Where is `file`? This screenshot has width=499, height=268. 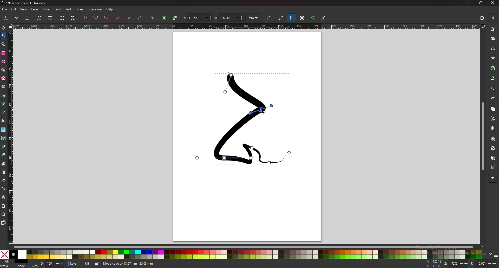
file is located at coordinates (5, 9).